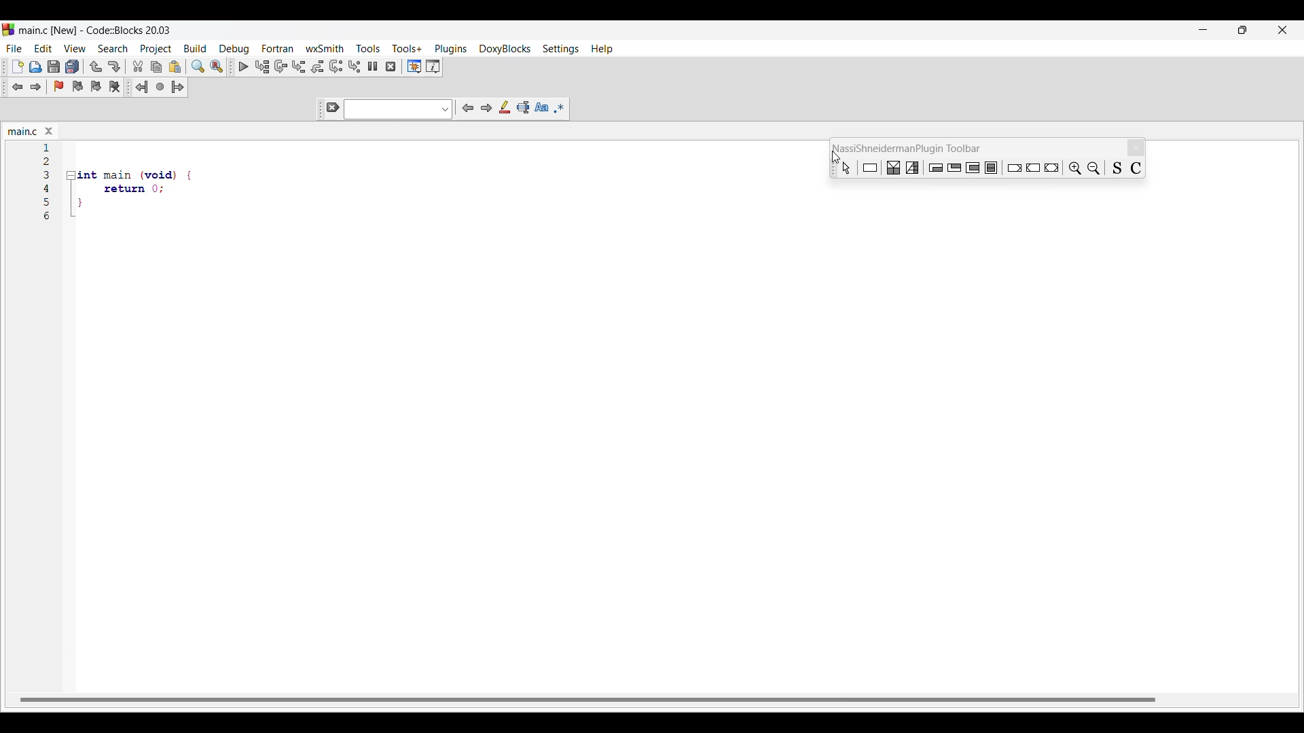 This screenshot has width=1304, height=733. I want to click on Run to cursor, so click(262, 67).